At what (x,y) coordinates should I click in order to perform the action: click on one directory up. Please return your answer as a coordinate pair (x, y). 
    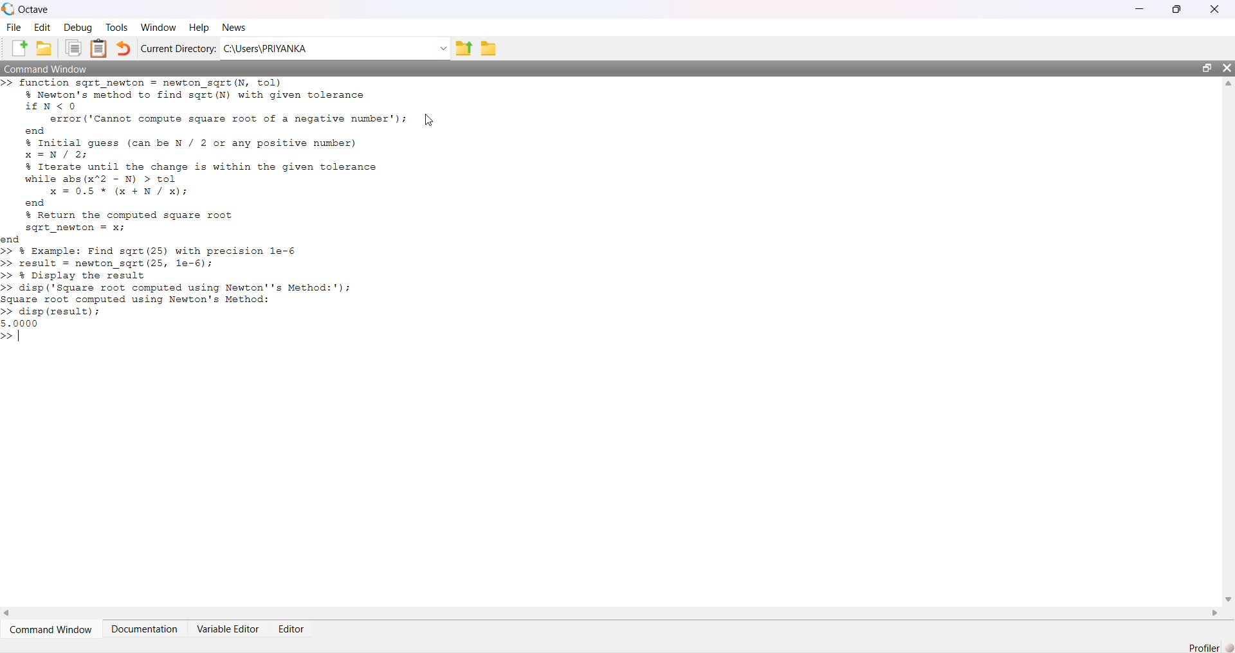
    Looking at the image, I should click on (463, 47).